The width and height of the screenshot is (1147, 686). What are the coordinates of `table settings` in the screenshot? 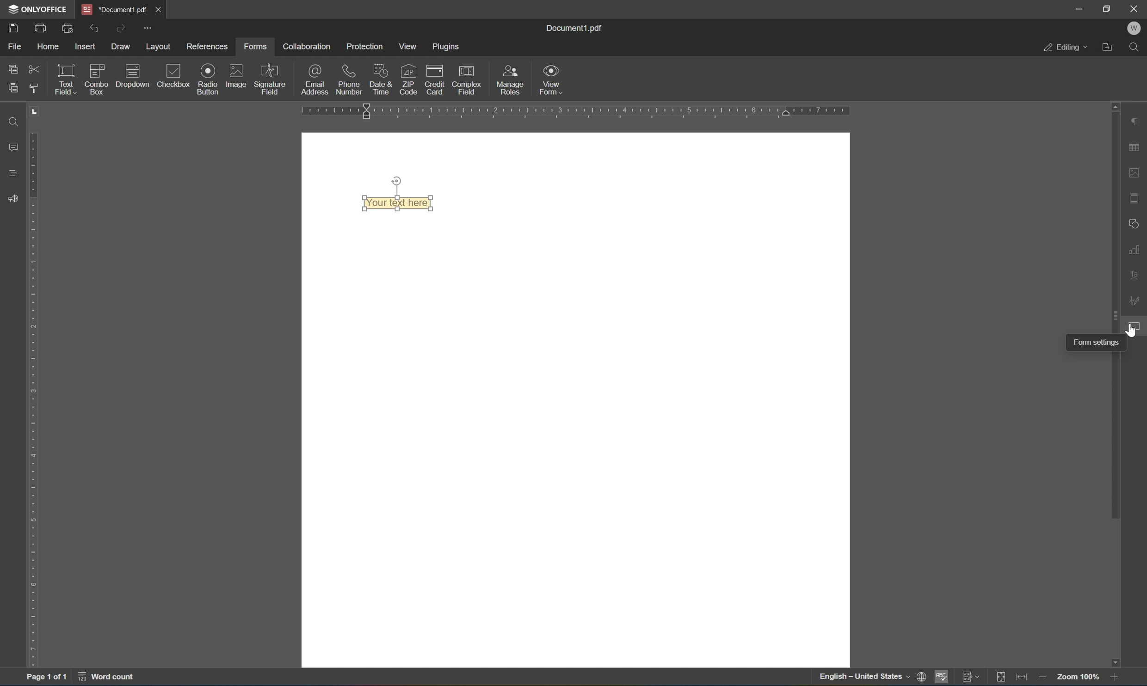 It's located at (1135, 147).